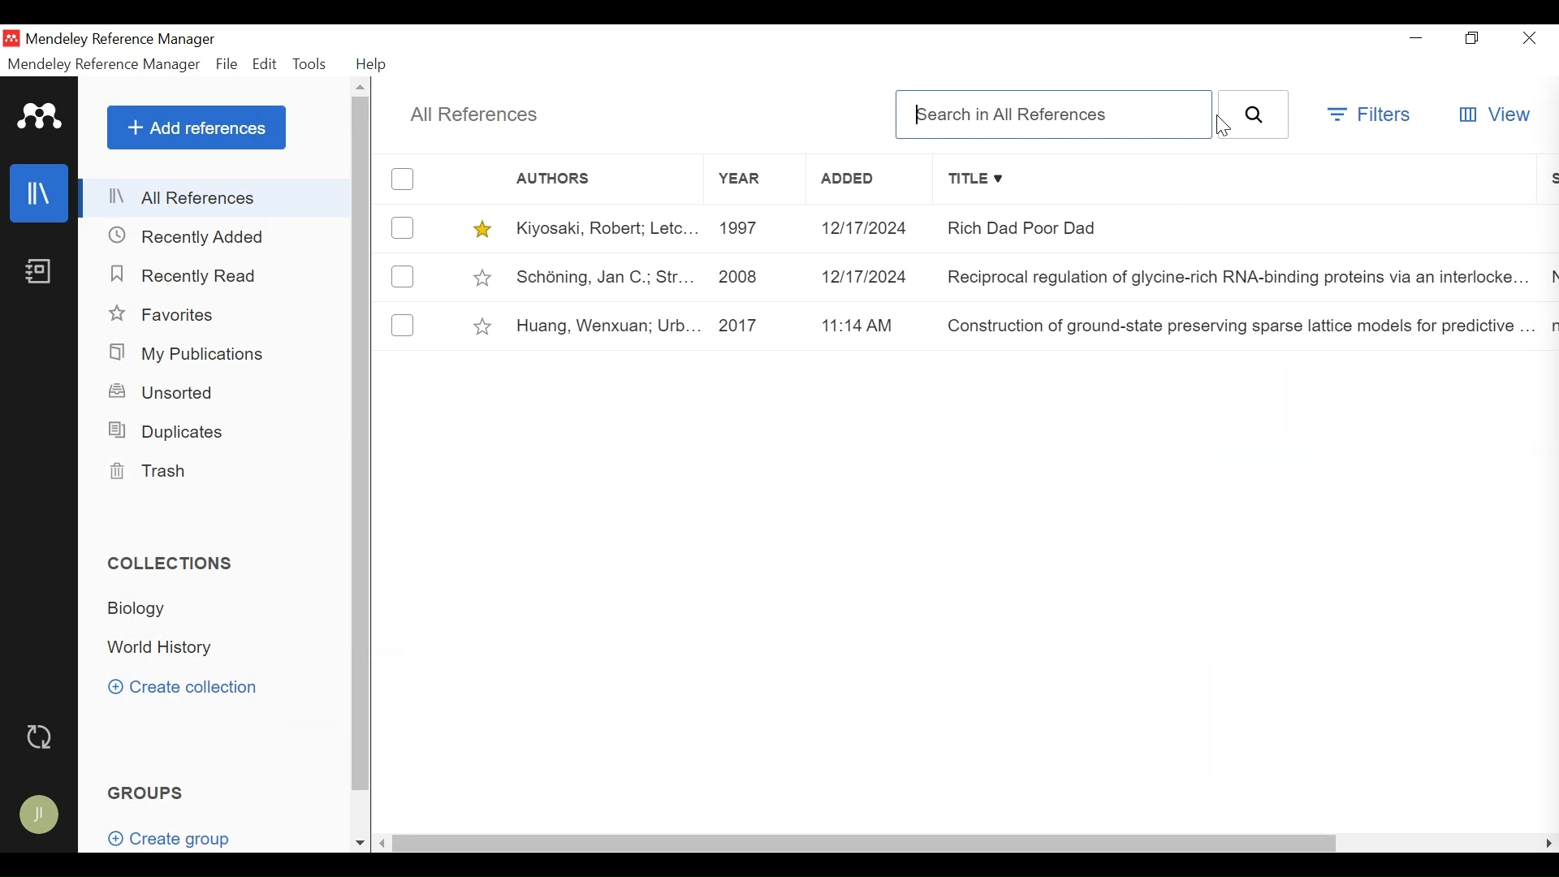 The width and height of the screenshot is (1559, 877). What do you see at coordinates (193, 237) in the screenshot?
I see `Recently Added` at bounding box center [193, 237].